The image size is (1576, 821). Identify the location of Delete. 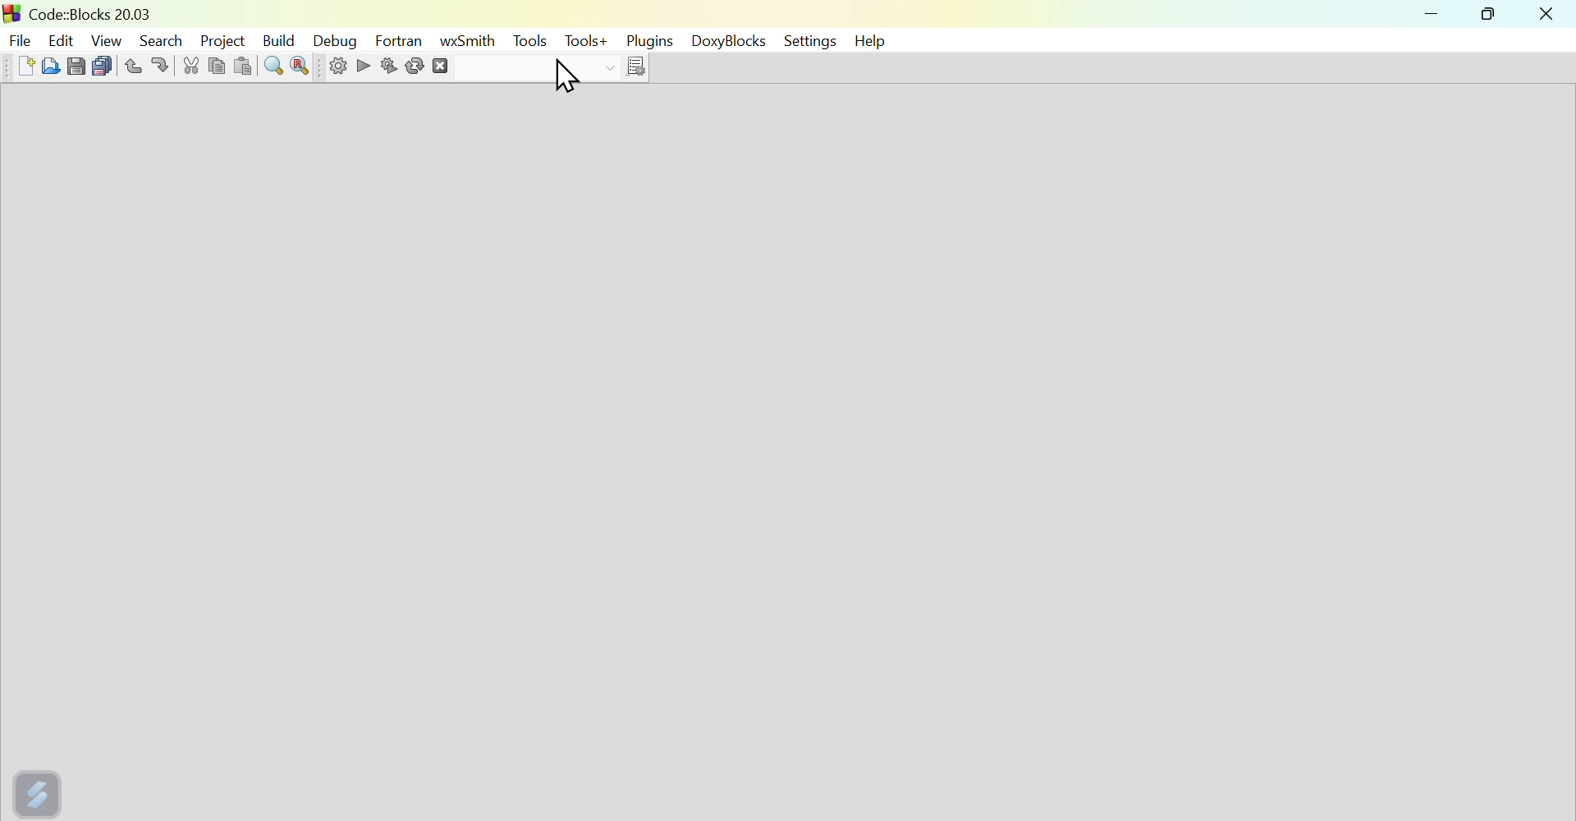
(457, 67).